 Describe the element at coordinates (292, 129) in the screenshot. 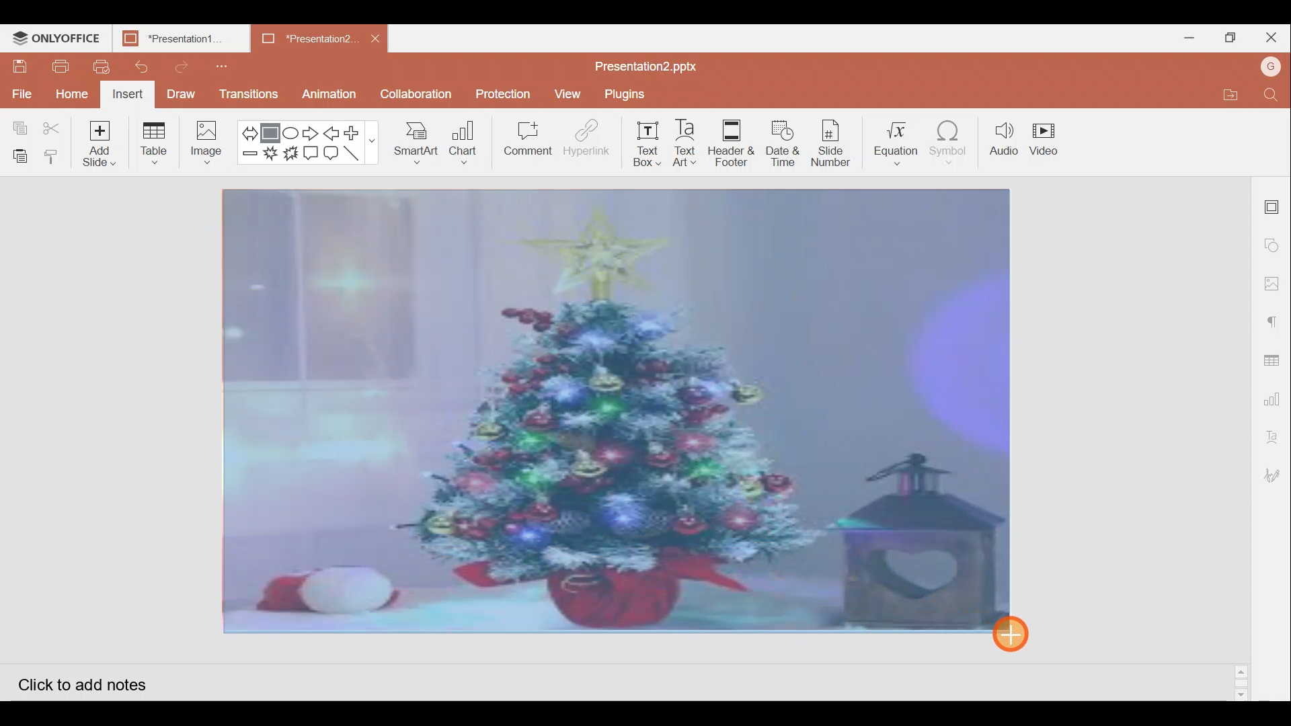

I see `Ellipse` at that location.